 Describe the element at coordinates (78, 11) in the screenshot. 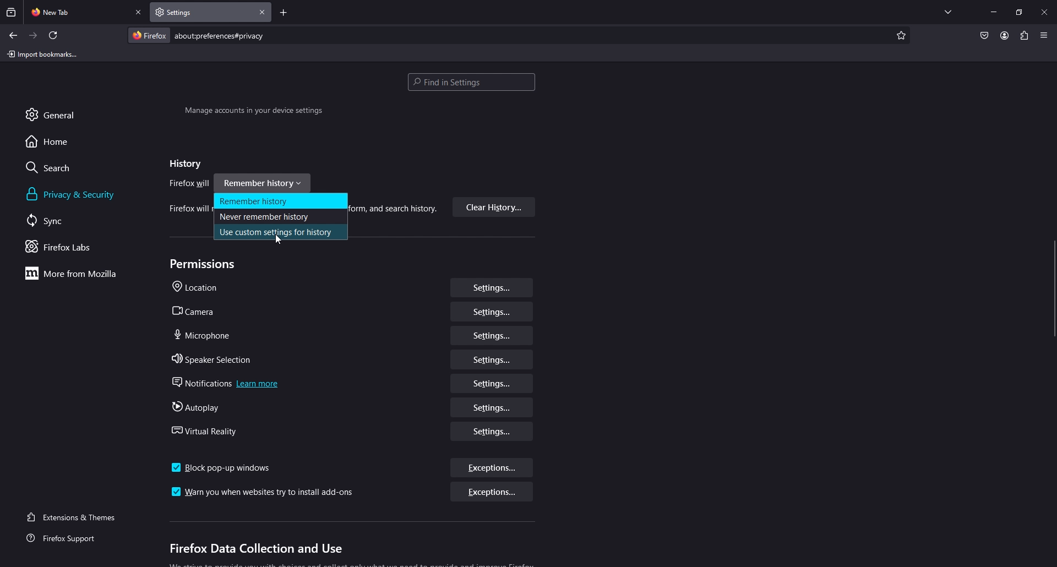

I see `new tab` at that location.